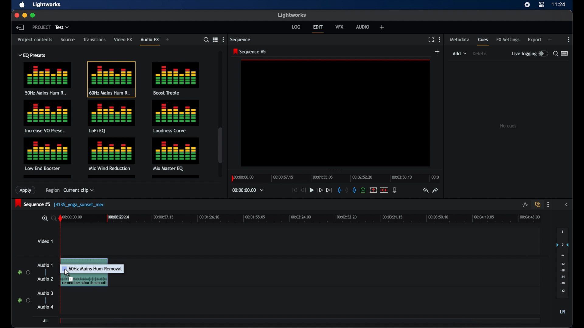  Describe the element at coordinates (94, 40) in the screenshot. I see `transitions` at that location.